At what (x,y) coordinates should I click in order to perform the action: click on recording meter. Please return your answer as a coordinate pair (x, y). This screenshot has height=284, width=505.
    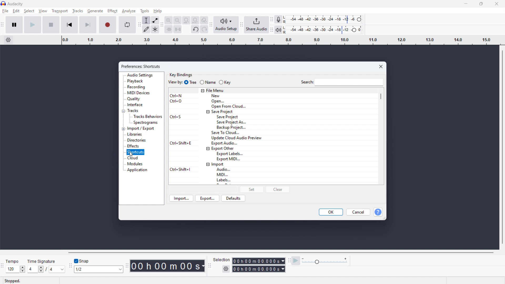
    Looking at the image, I should click on (279, 19).